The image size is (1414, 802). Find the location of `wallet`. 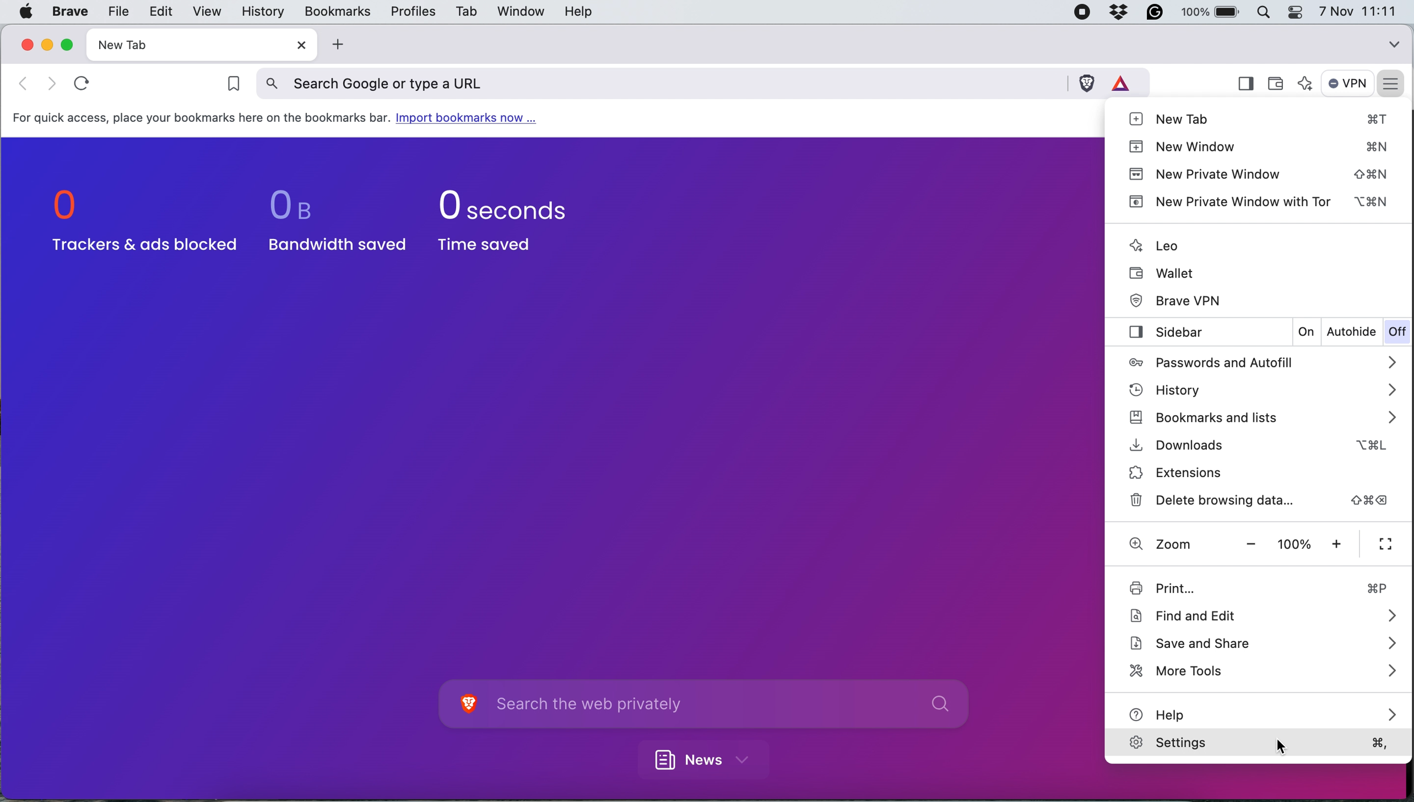

wallet is located at coordinates (1280, 79).